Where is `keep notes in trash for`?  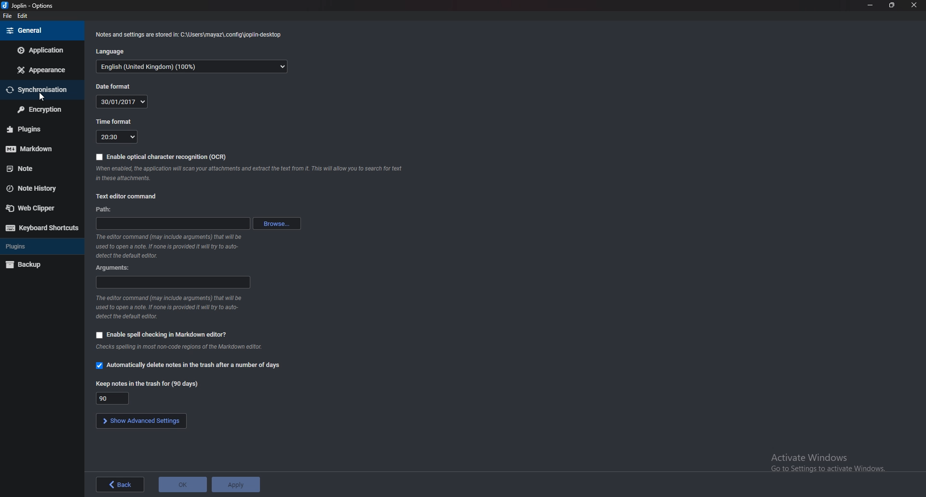
keep notes in trash for is located at coordinates (148, 384).